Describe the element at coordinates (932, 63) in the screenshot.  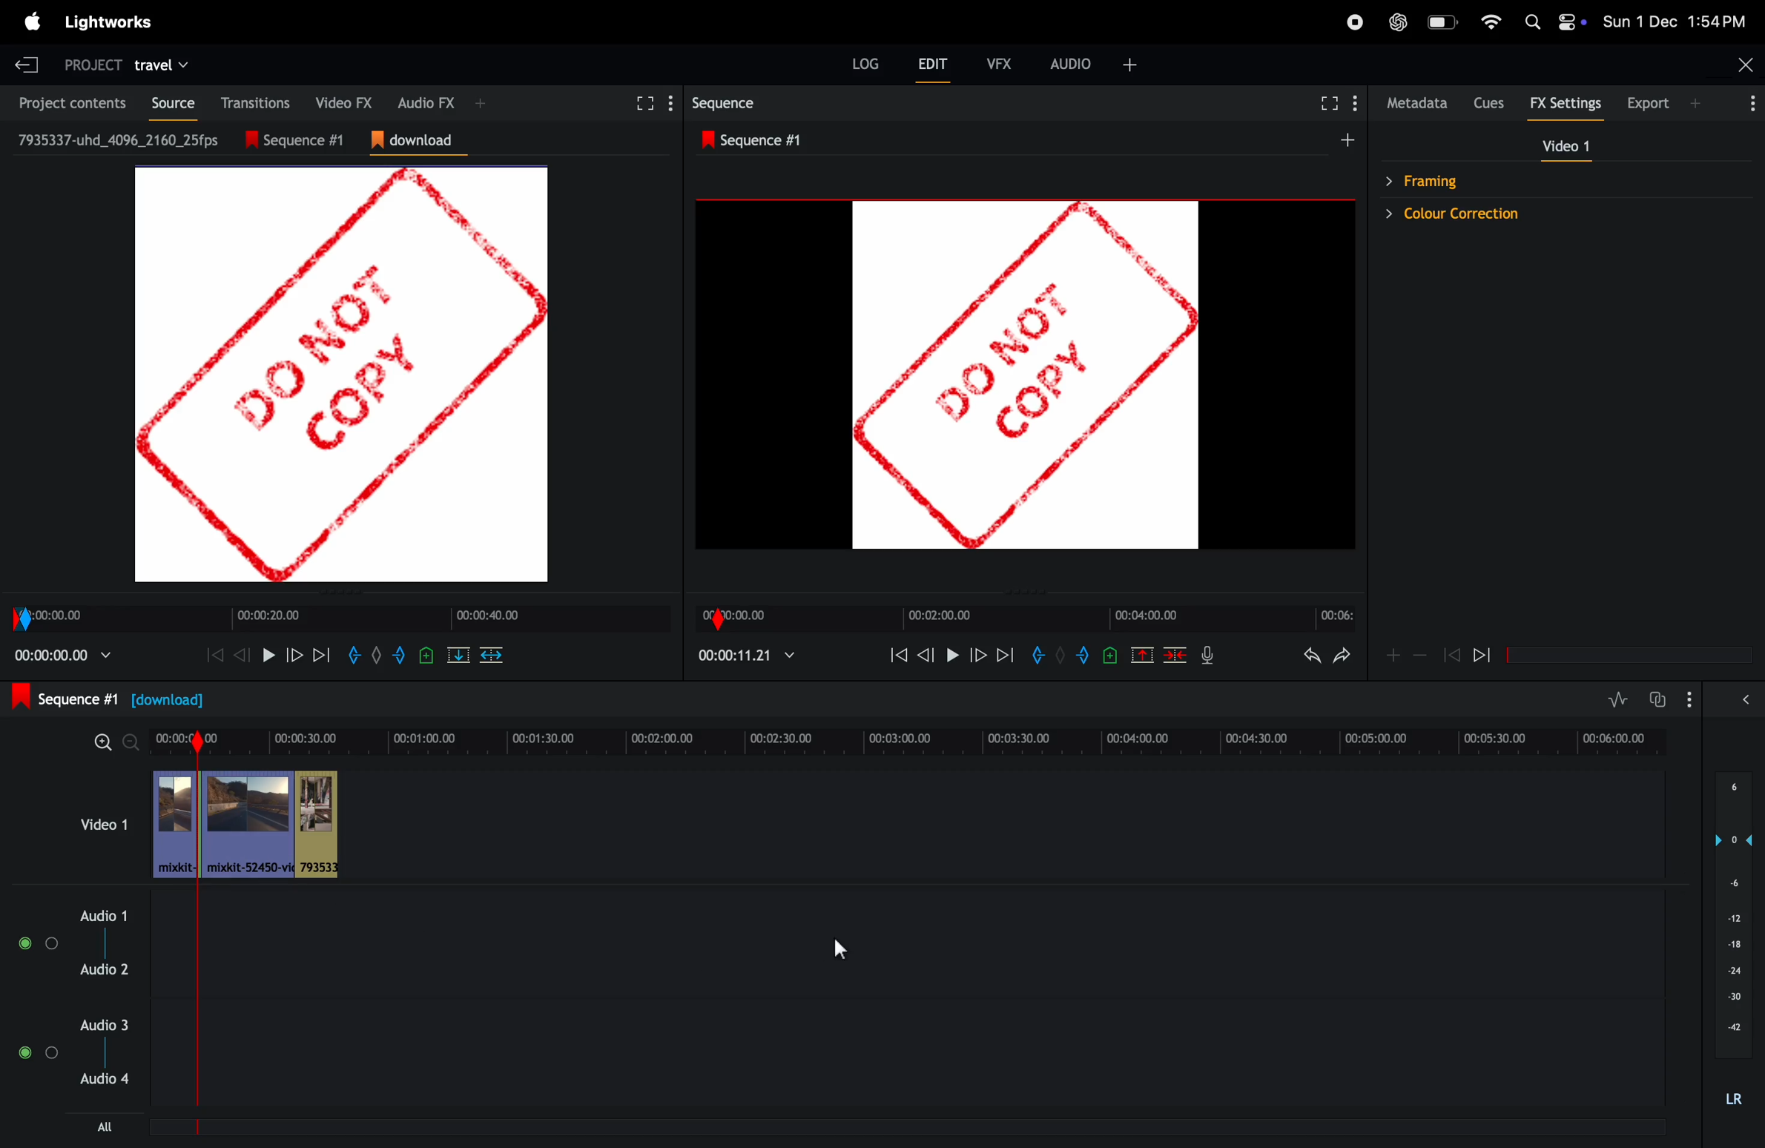
I see `edit` at that location.